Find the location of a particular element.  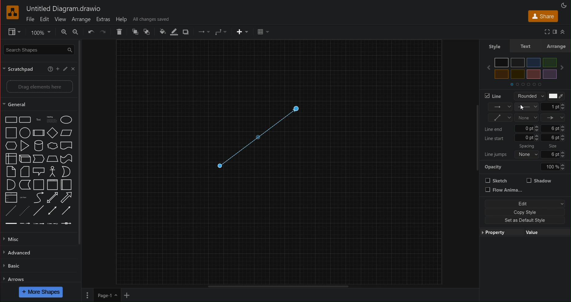

Drag elements here is located at coordinates (38, 86).